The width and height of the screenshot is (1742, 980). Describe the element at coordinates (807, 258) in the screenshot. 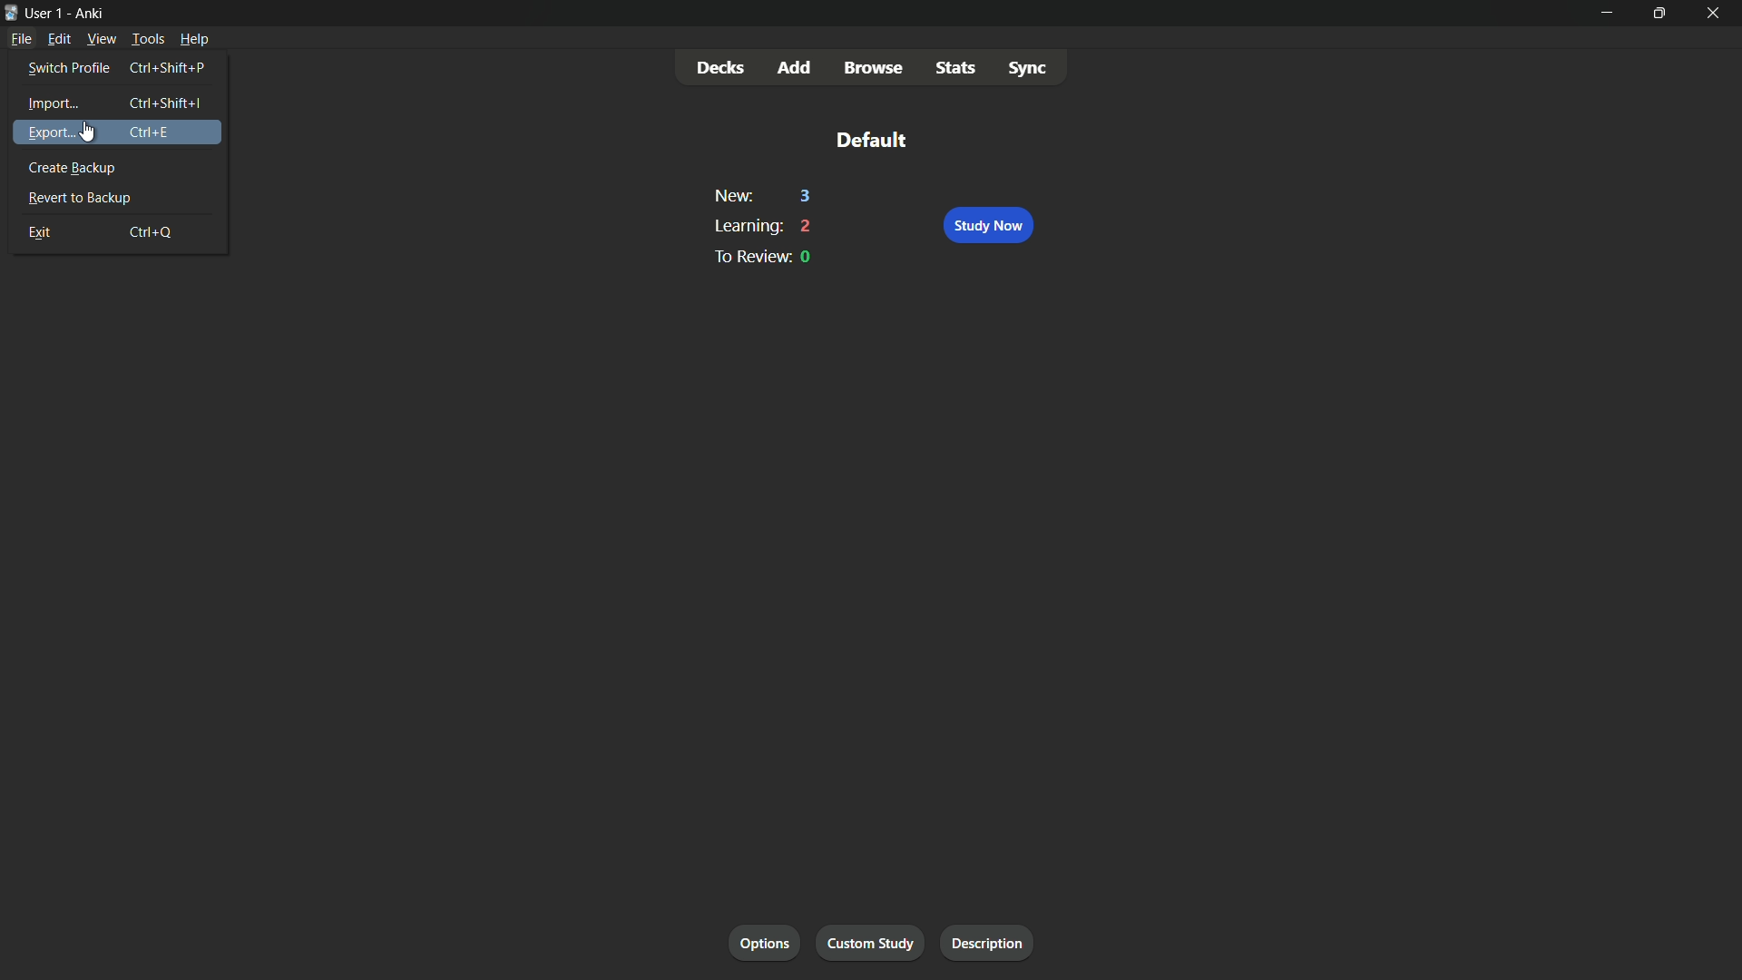

I see `0` at that location.